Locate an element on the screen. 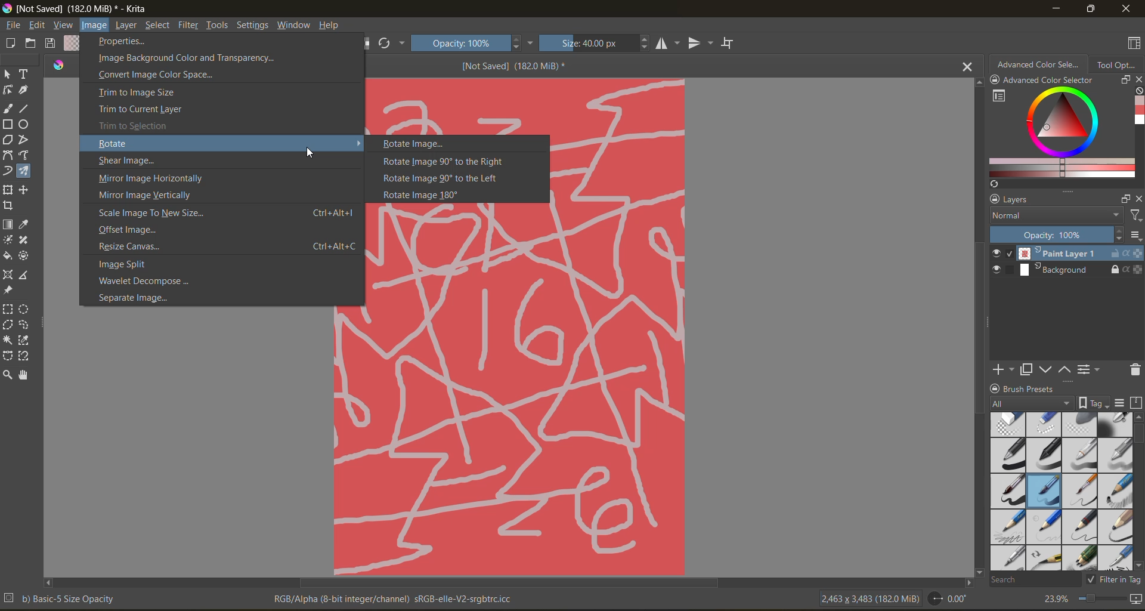 The width and height of the screenshot is (1145, 611). tools is located at coordinates (220, 27).